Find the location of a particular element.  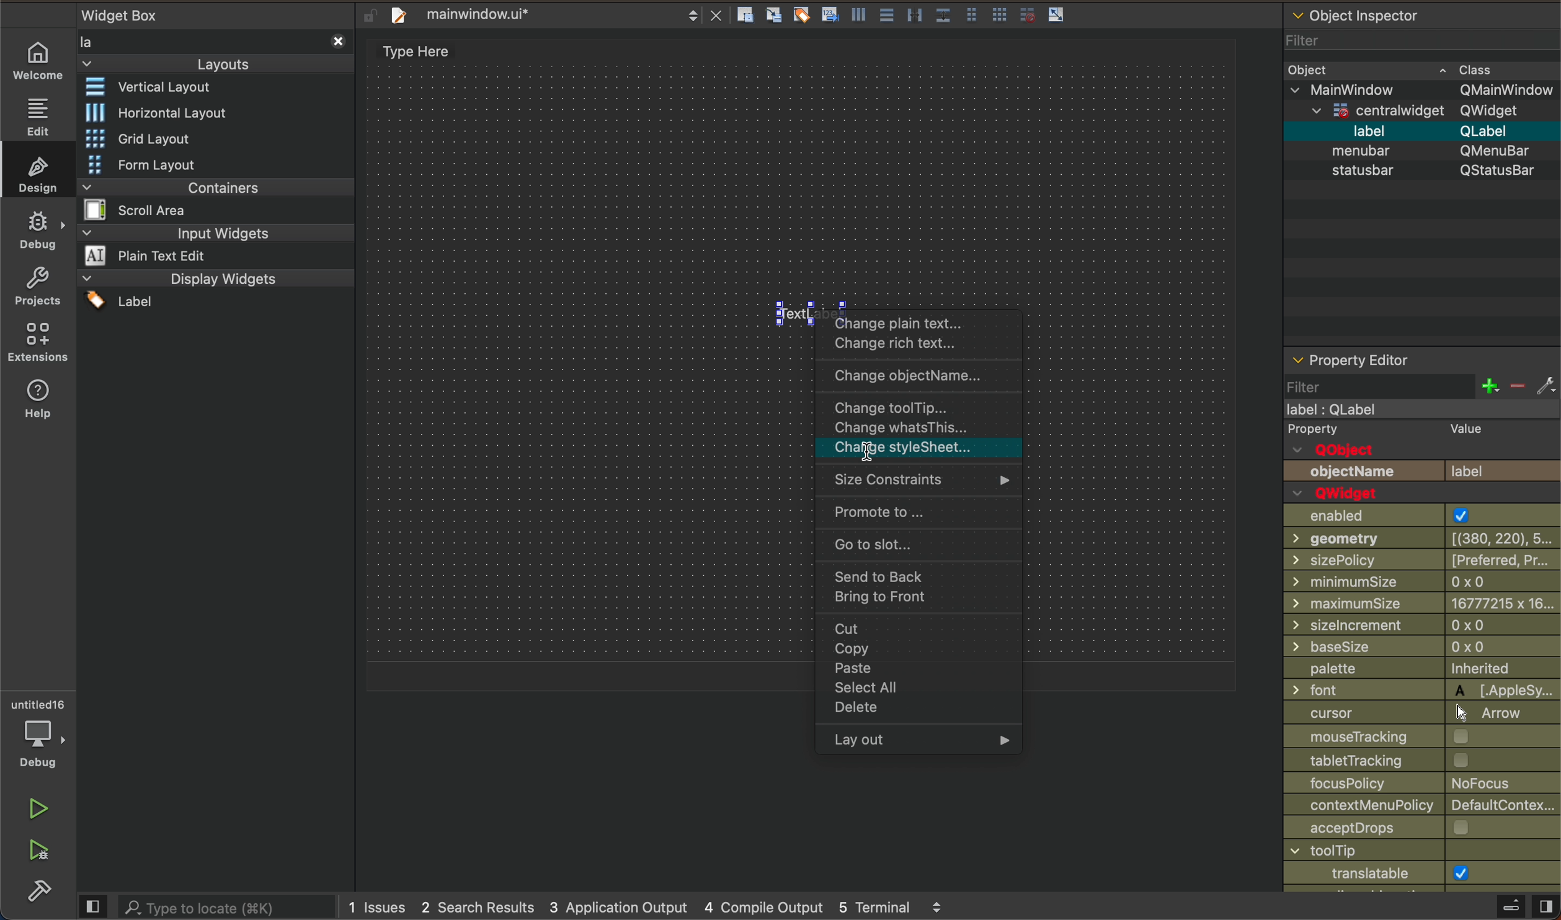

close sidebar is located at coordinates (1490, 908).